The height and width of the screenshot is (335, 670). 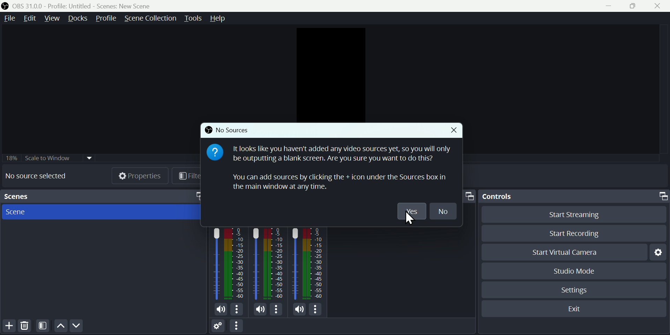 I want to click on Settings, so click(x=218, y=325).